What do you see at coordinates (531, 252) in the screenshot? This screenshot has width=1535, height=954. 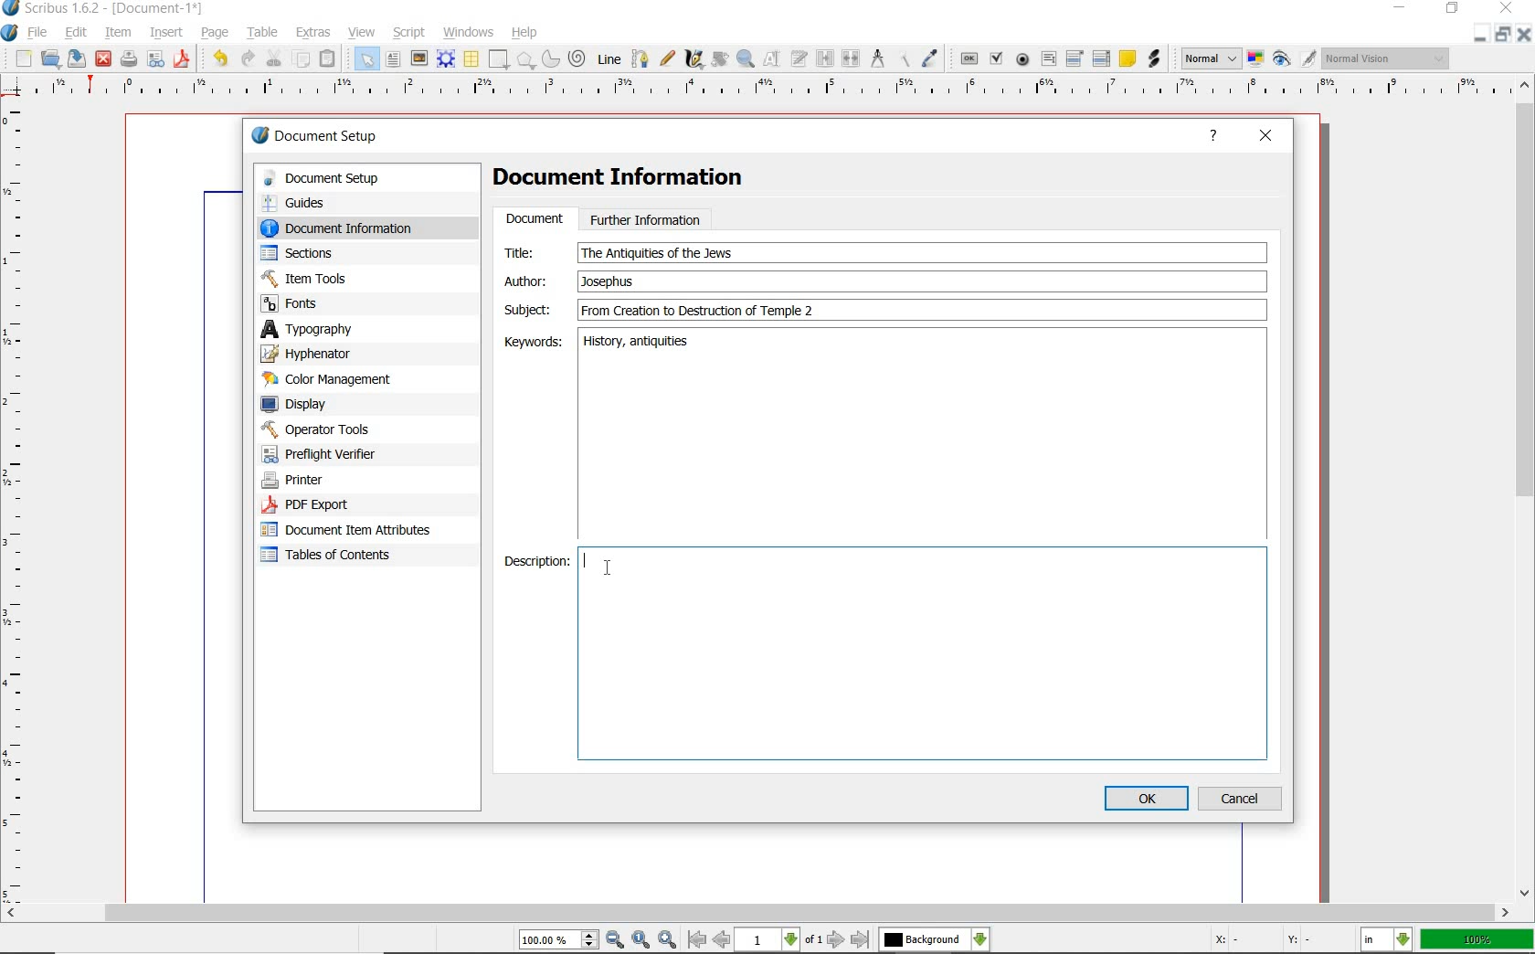 I see `Title` at bounding box center [531, 252].